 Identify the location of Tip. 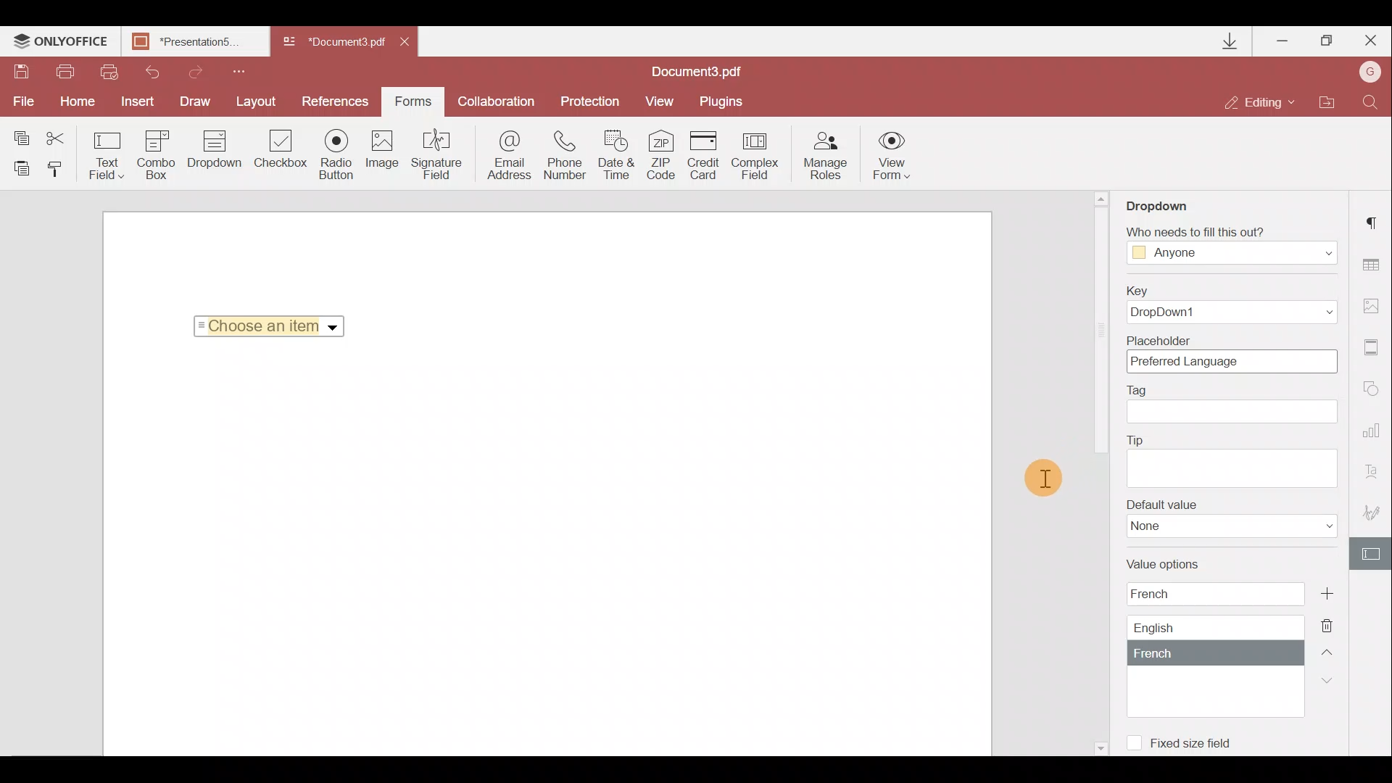
(1231, 459).